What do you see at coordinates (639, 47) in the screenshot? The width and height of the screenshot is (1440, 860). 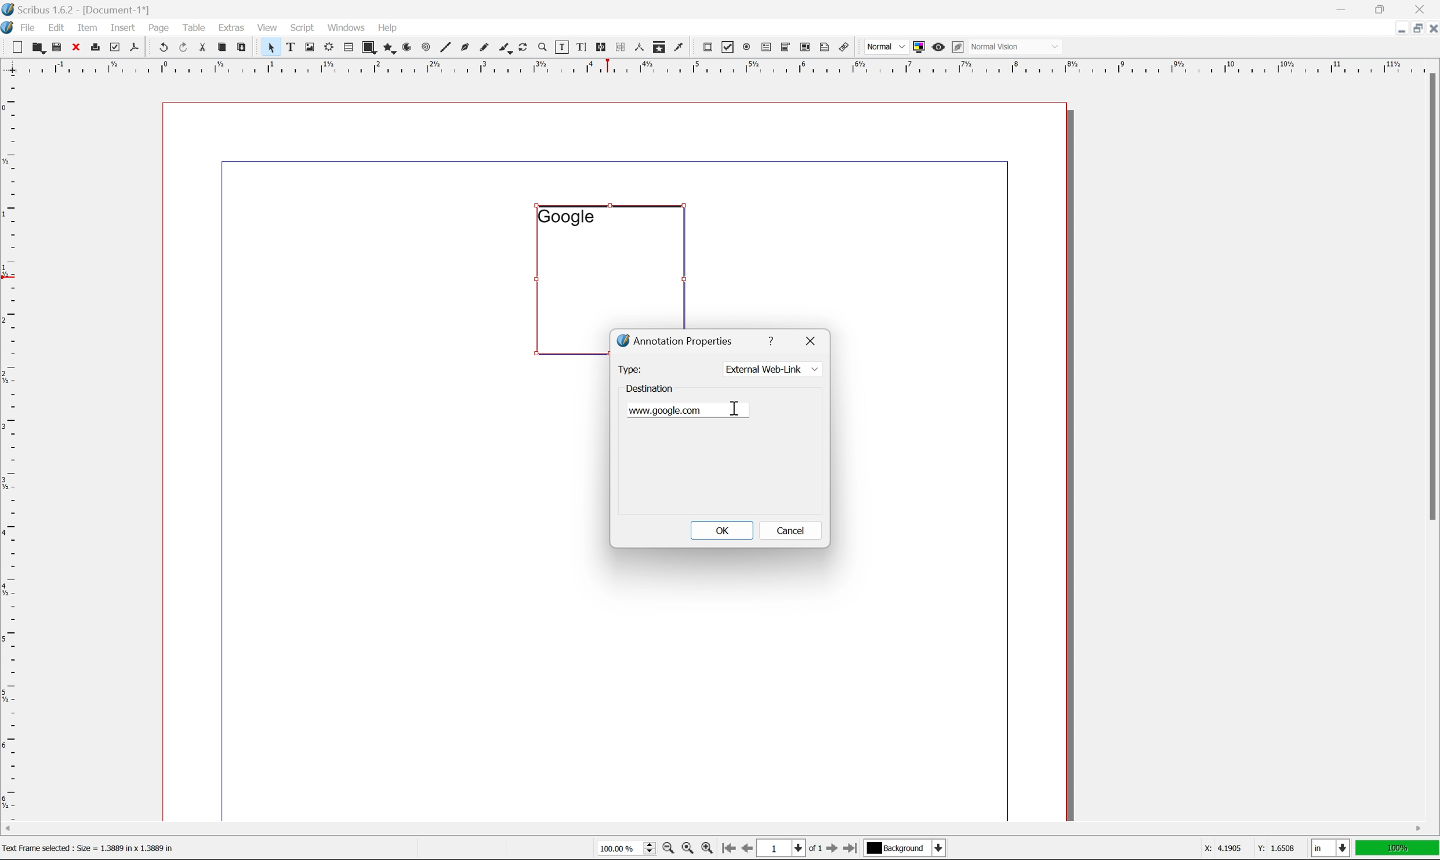 I see `measurements` at bounding box center [639, 47].